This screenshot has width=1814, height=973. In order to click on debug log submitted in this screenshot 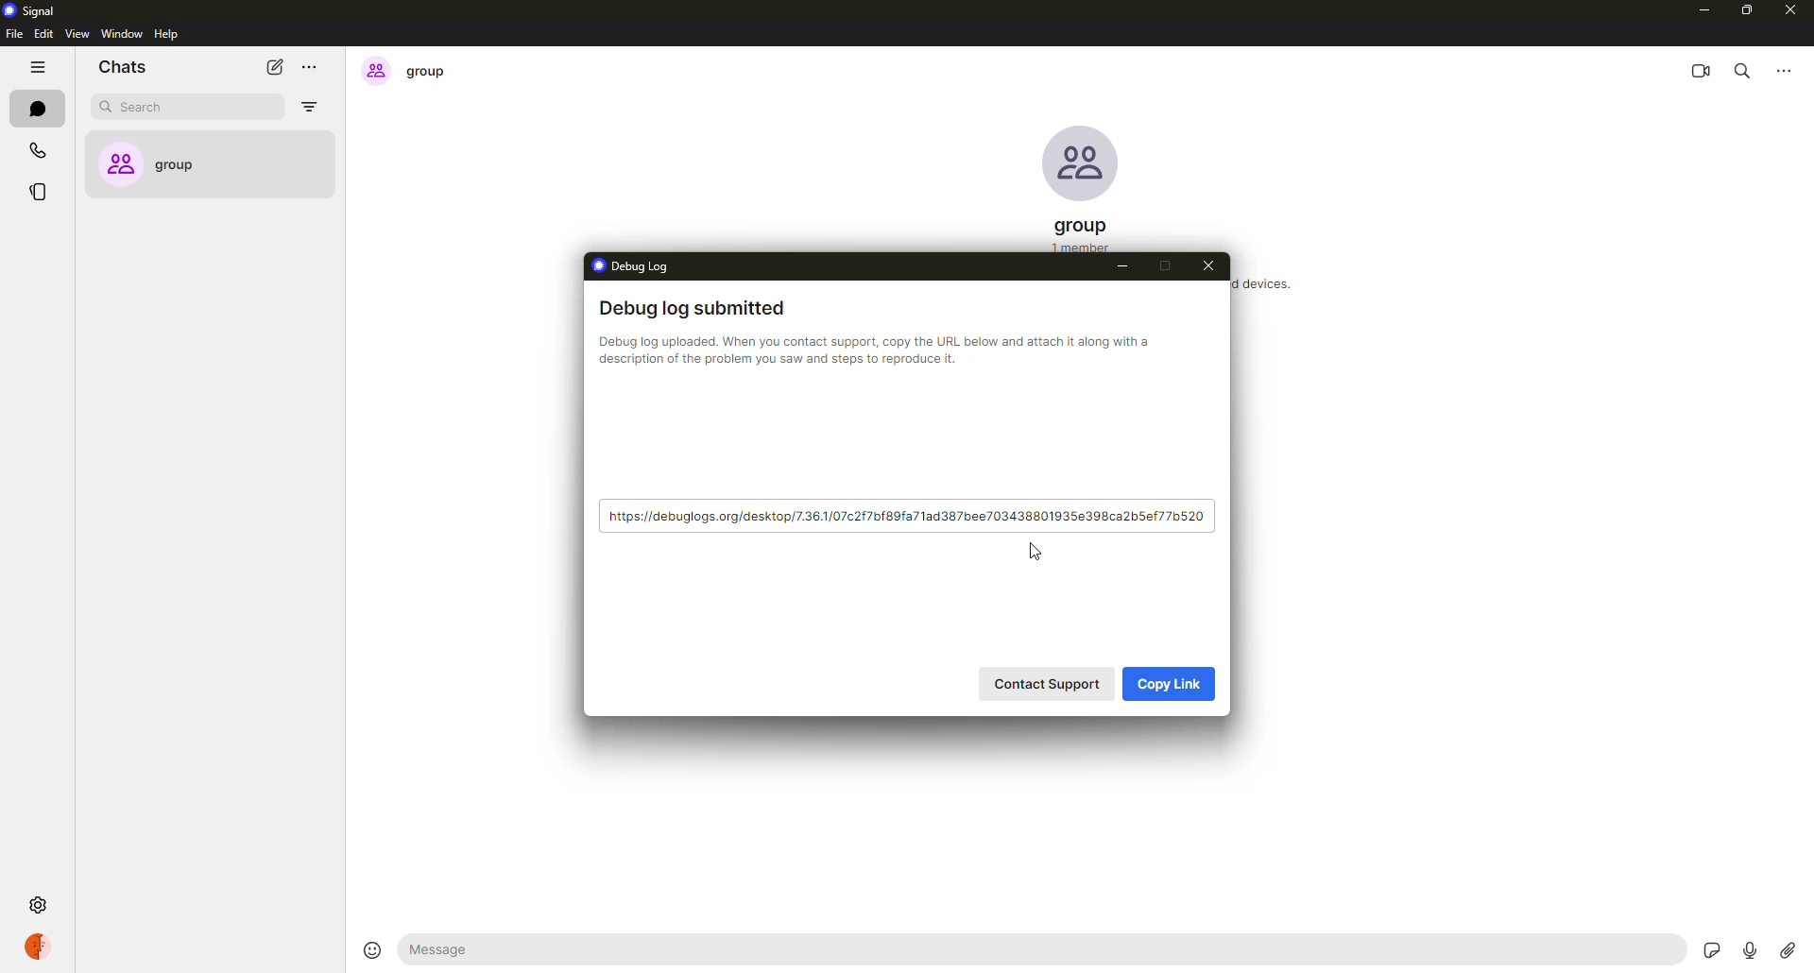, I will do `click(695, 309)`.